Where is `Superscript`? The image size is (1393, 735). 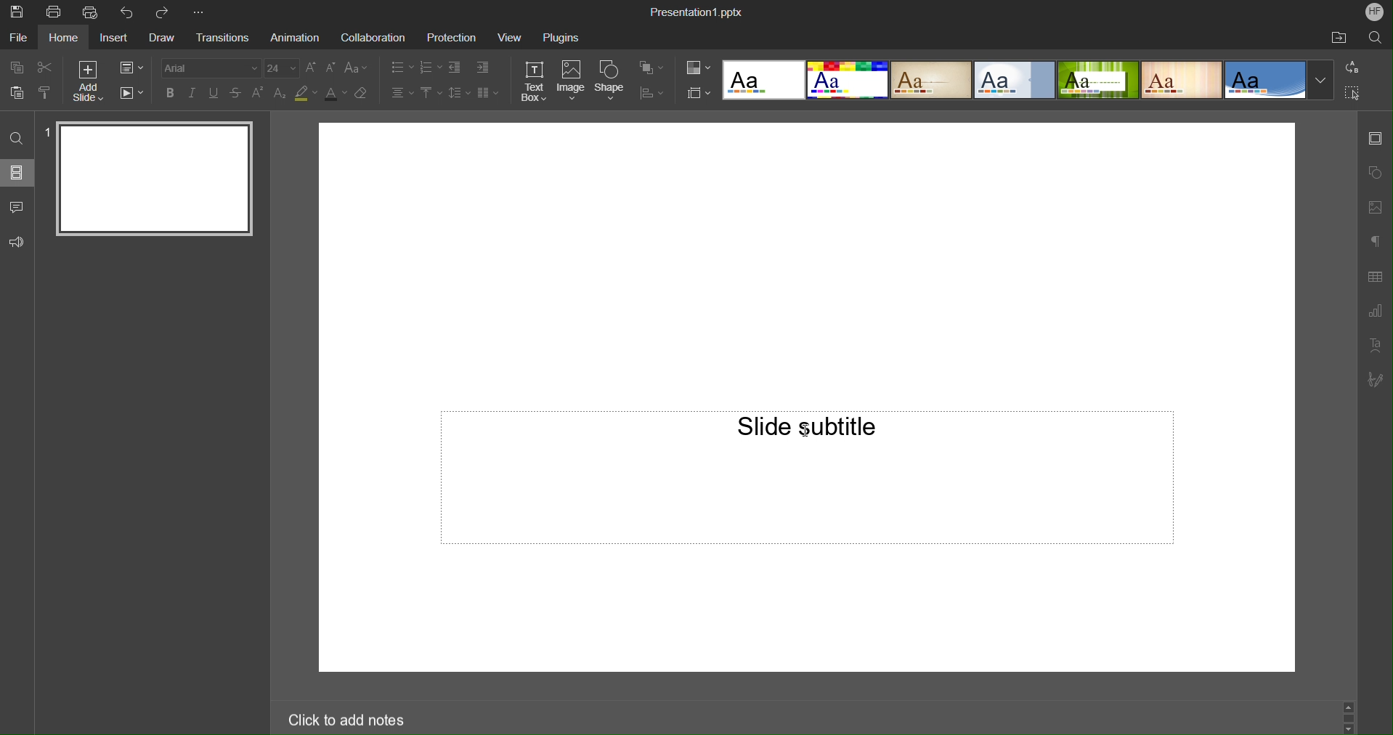 Superscript is located at coordinates (257, 93).